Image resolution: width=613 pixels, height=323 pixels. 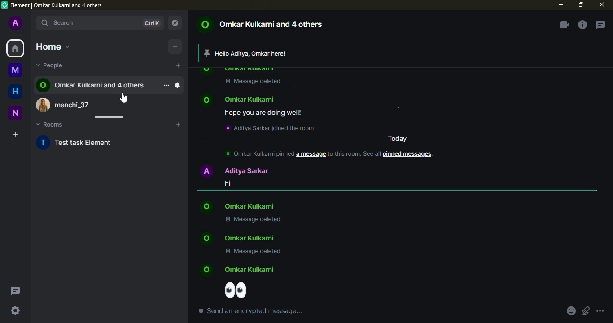 What do you see at coordinates (600, 24) in the screenshot?
I see `threads` at bounding box center [600, 24].